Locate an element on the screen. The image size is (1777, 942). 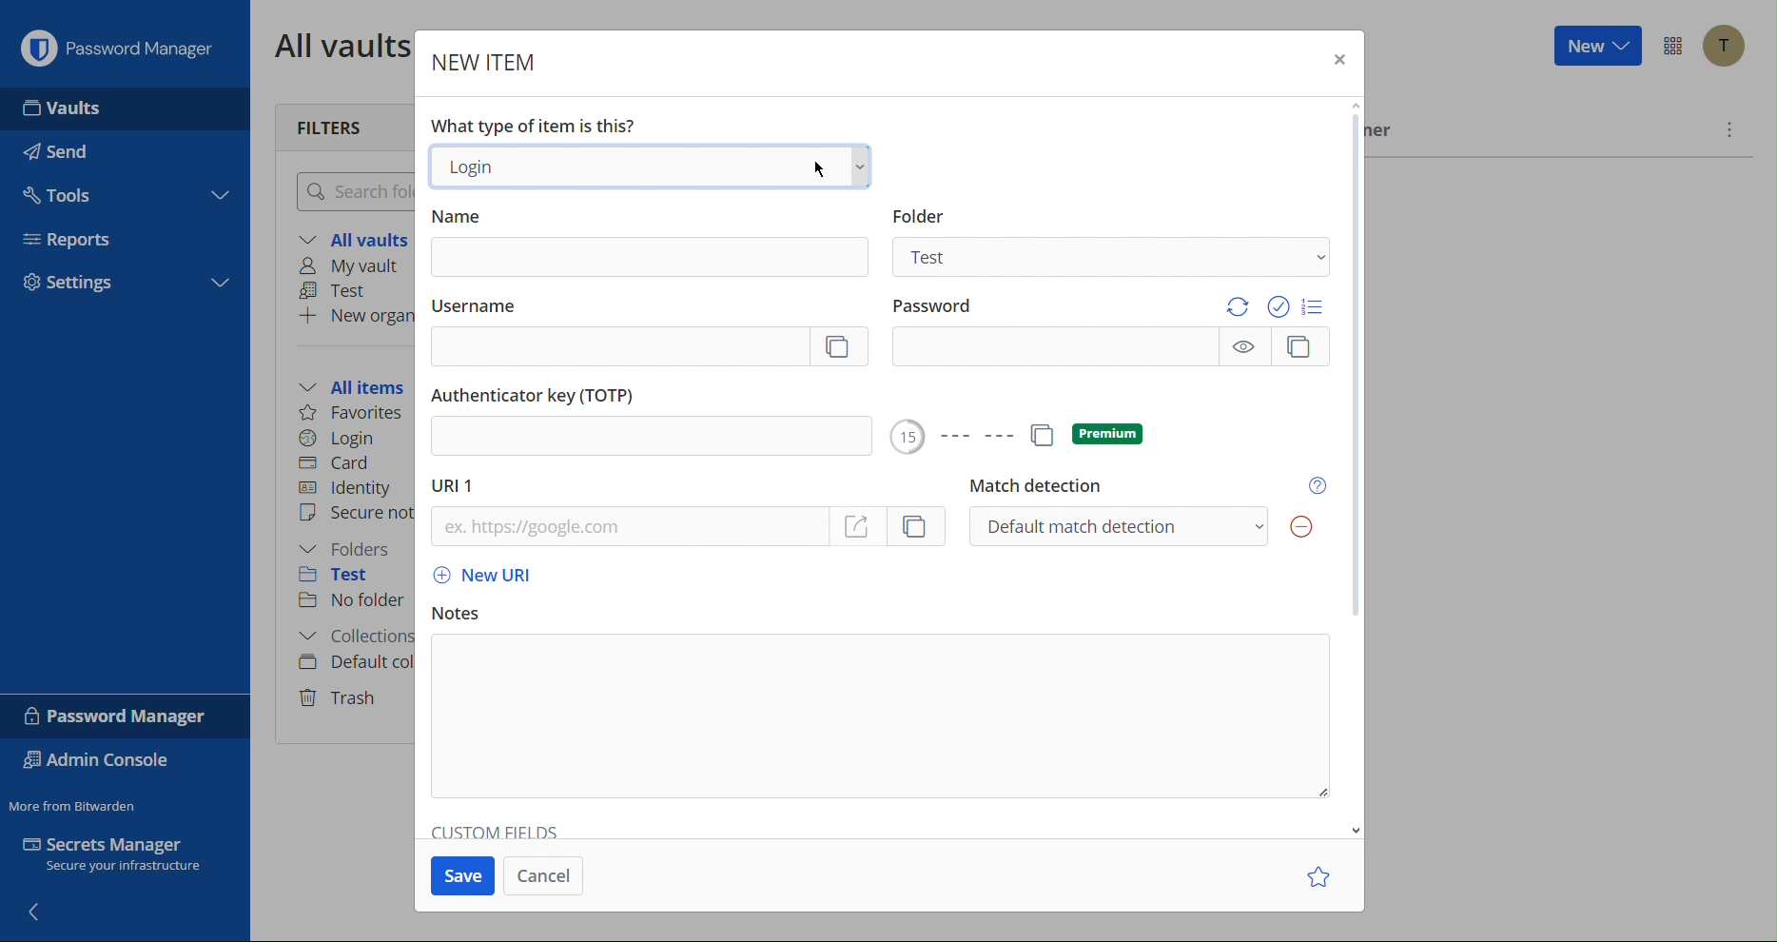
Options is located at coordinates (1021, 438).